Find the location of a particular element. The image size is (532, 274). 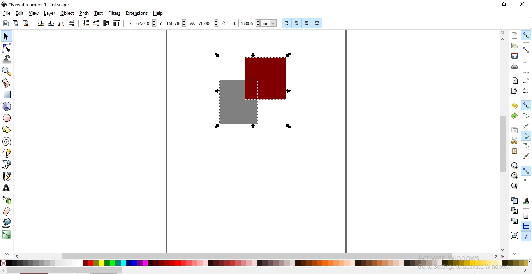

save document is located at coordinates (514, 56).